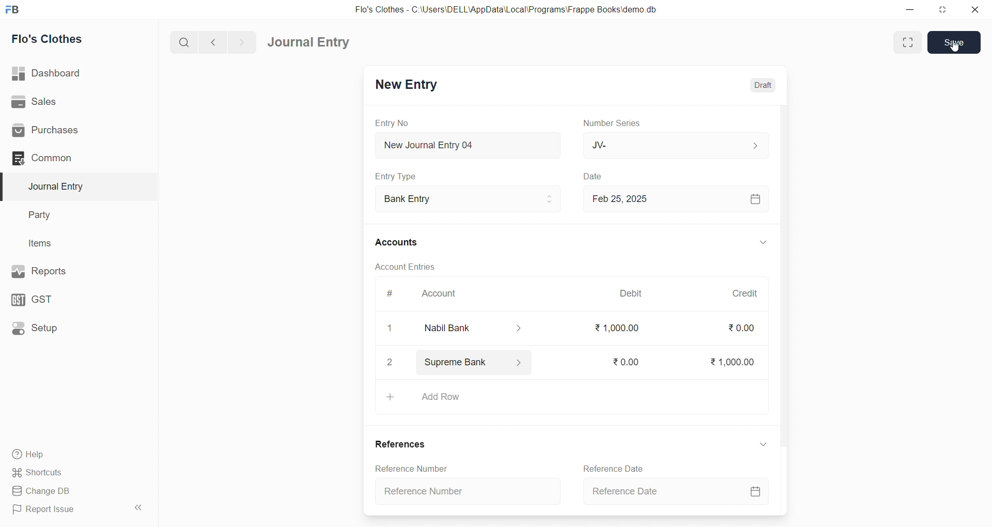 This screenshot has height=527, width=992. Describe the element at coordinates (740, 330) in the screenshot. I see `₹ 0.00` at that location.